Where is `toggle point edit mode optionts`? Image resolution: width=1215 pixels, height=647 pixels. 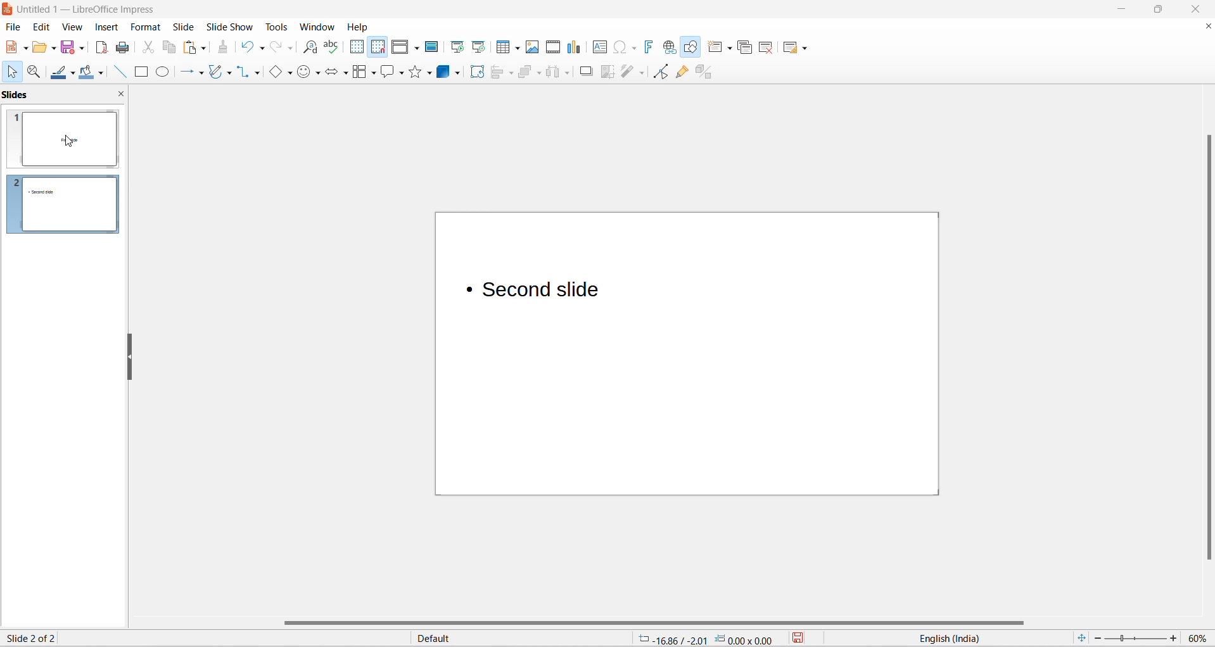 toggle point edit mode optionts is located at coordinates (640, 73).